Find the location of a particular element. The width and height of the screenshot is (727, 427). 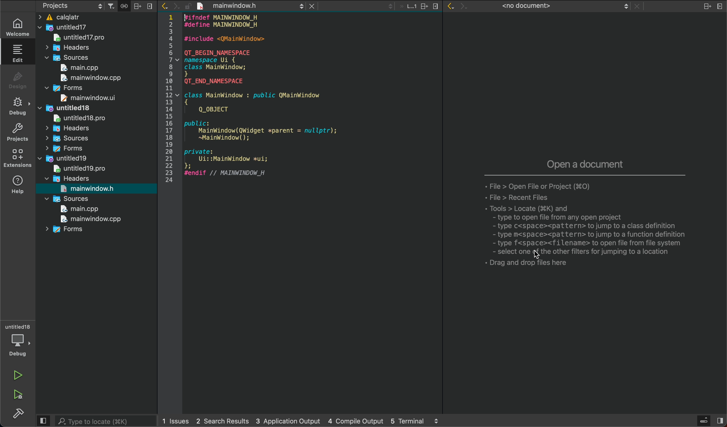

untitled19 is located at coordinates (69, 158).